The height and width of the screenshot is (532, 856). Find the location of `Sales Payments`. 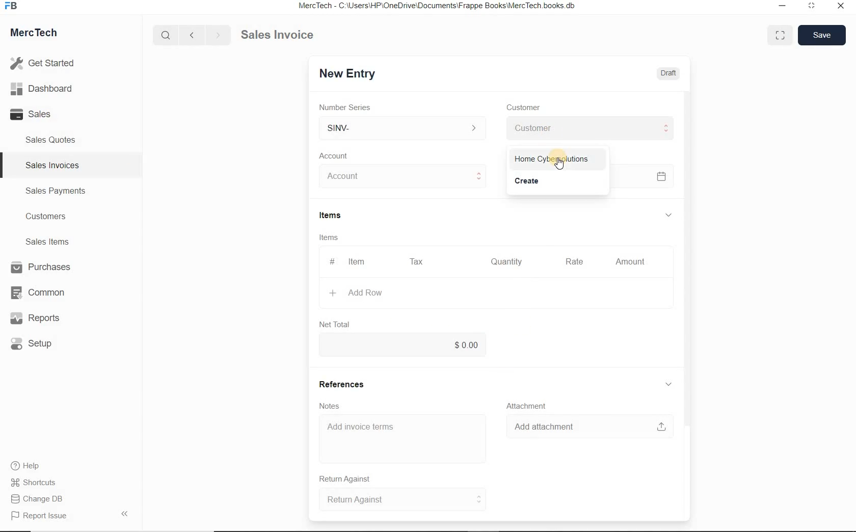

Sales Payments is located at coordinates (54, 191).